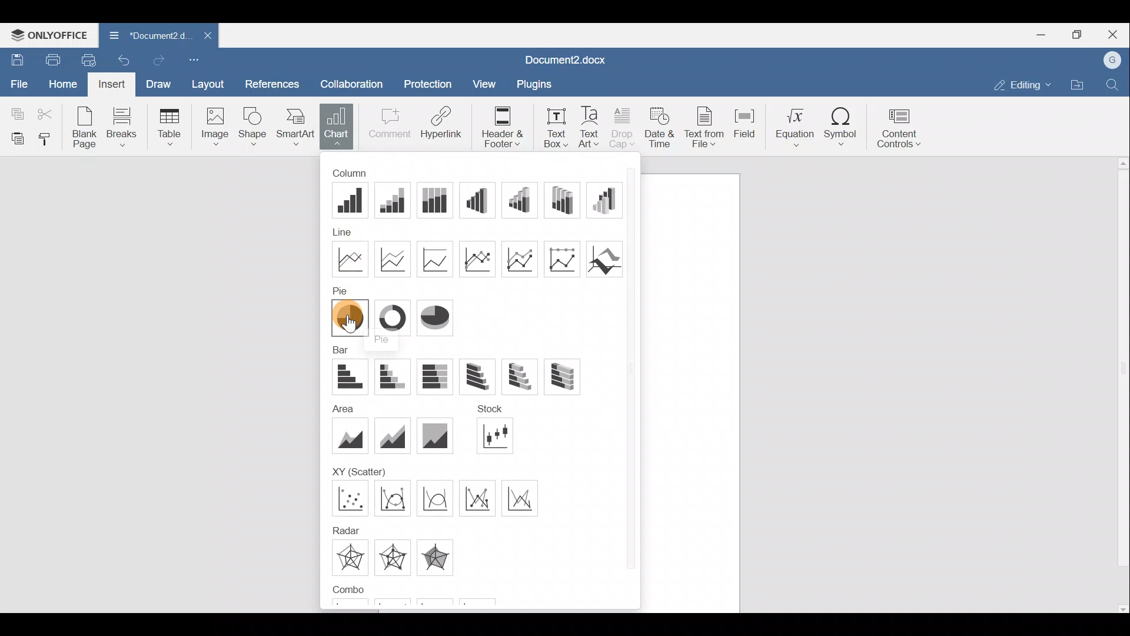 This screenshot has width=1130, height=636. Describe the element at coordinates (534, 84) in the screenshot. I see `Plugins` at that location.